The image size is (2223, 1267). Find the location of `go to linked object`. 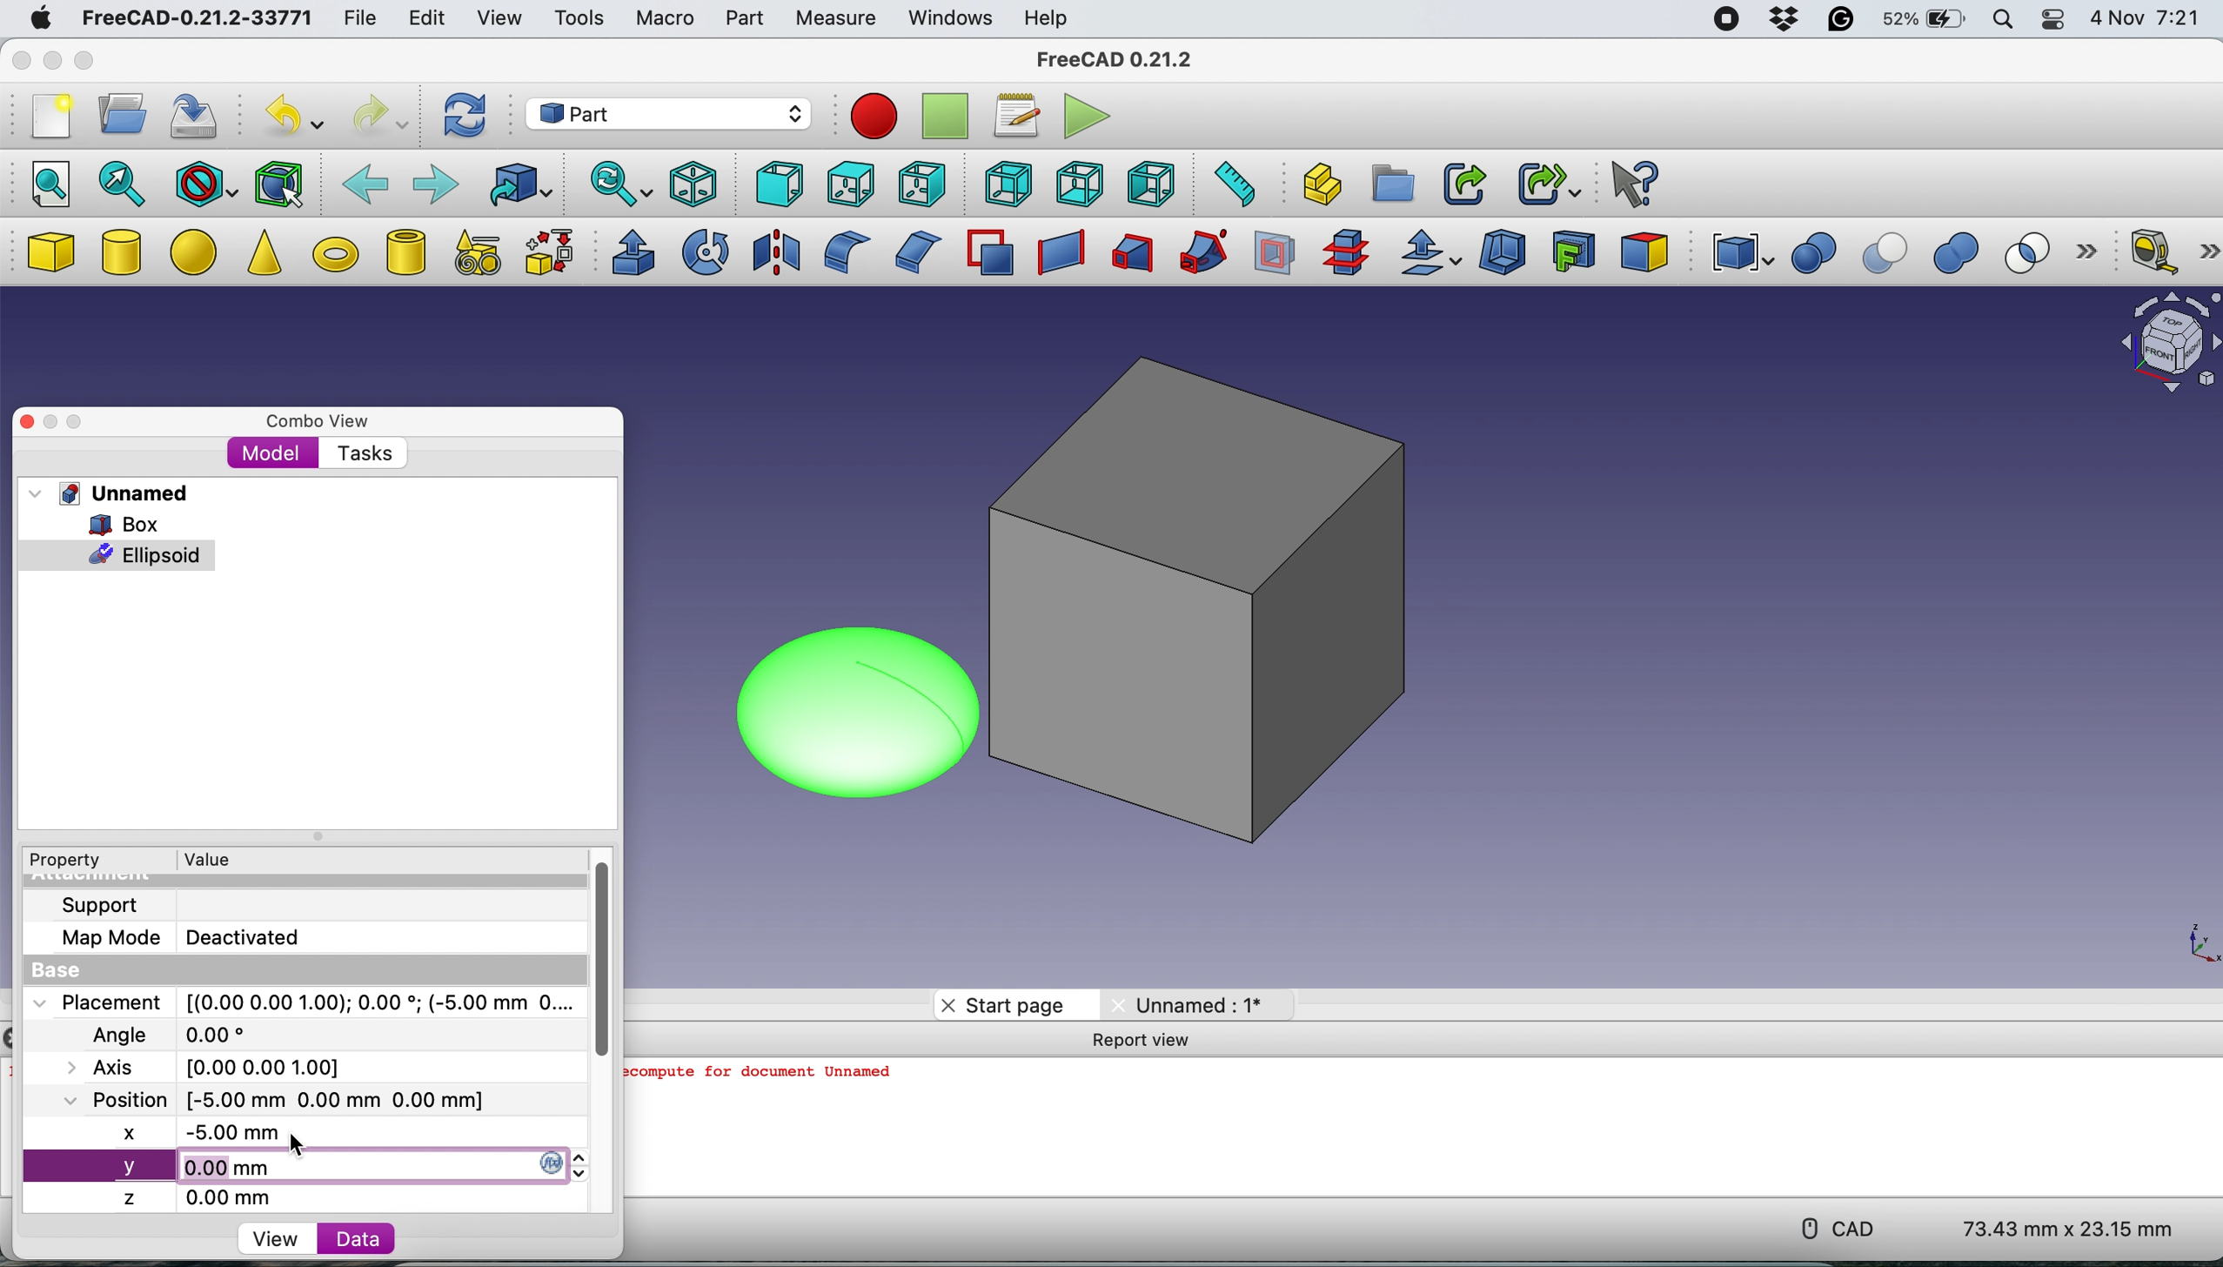

go to linked object is located at coordinates (519, 184).